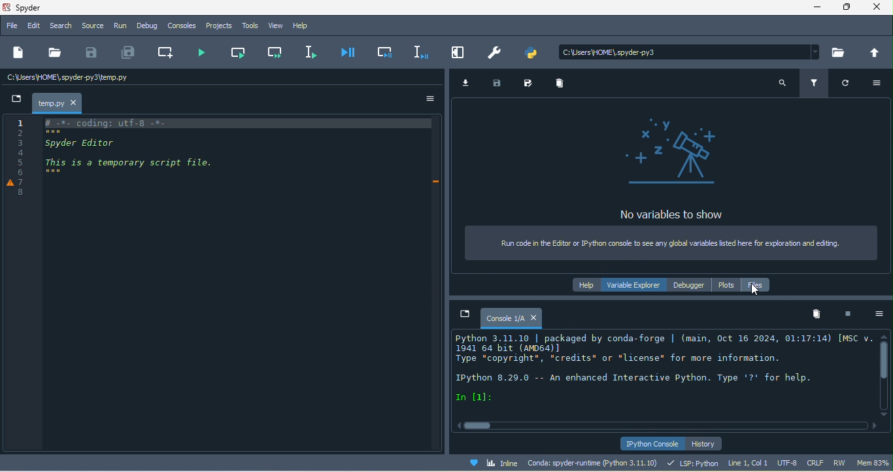 This screenshot has height=472, width=893. What do you see at coordinates (237, 52) in the screenshot?
I see `run current cell` at bounding box center [237, 52].